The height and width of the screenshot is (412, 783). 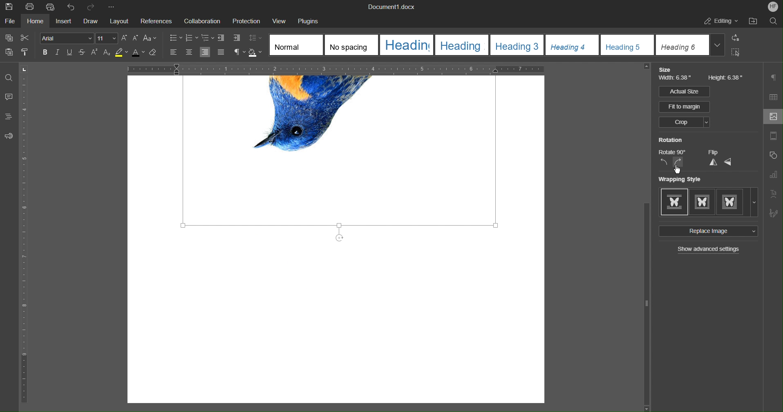 What do you see at coordinates (679, 179) in the screenshot?
I see `Wrapping Style` at bounding box center [679, 179].